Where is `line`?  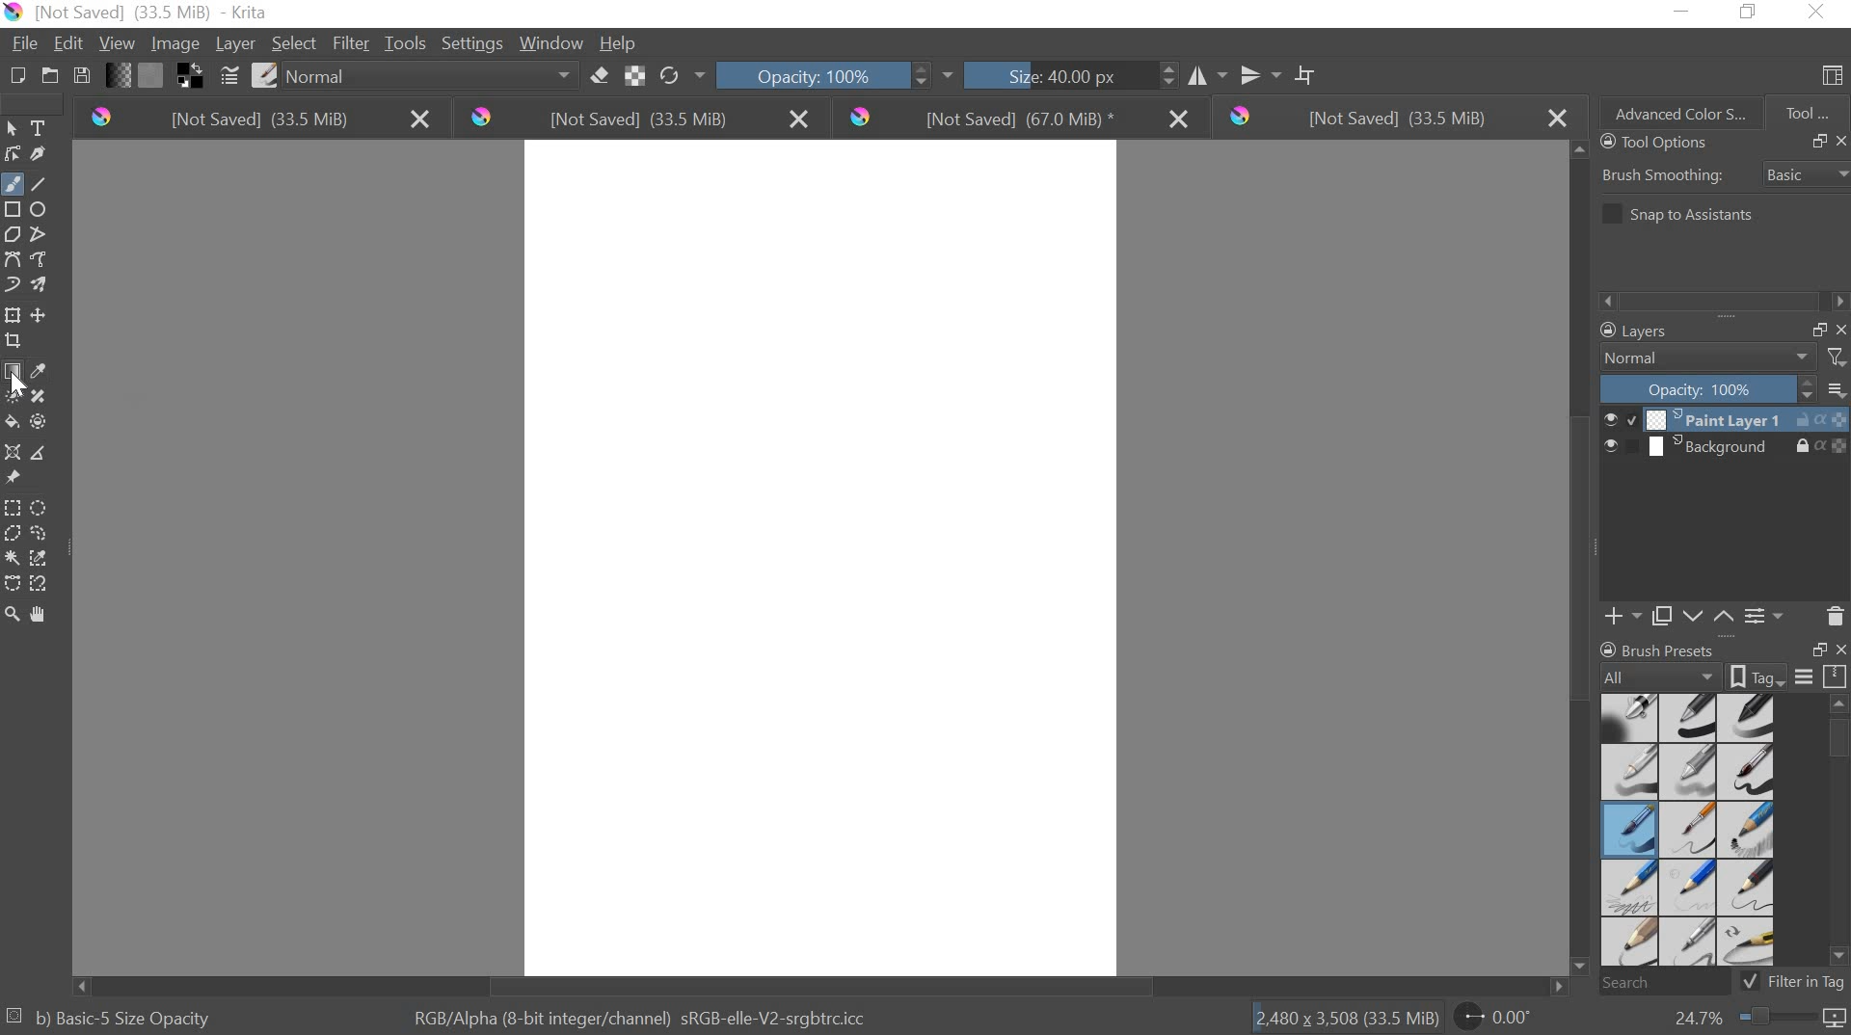
line is located at coordinates (44, 185).